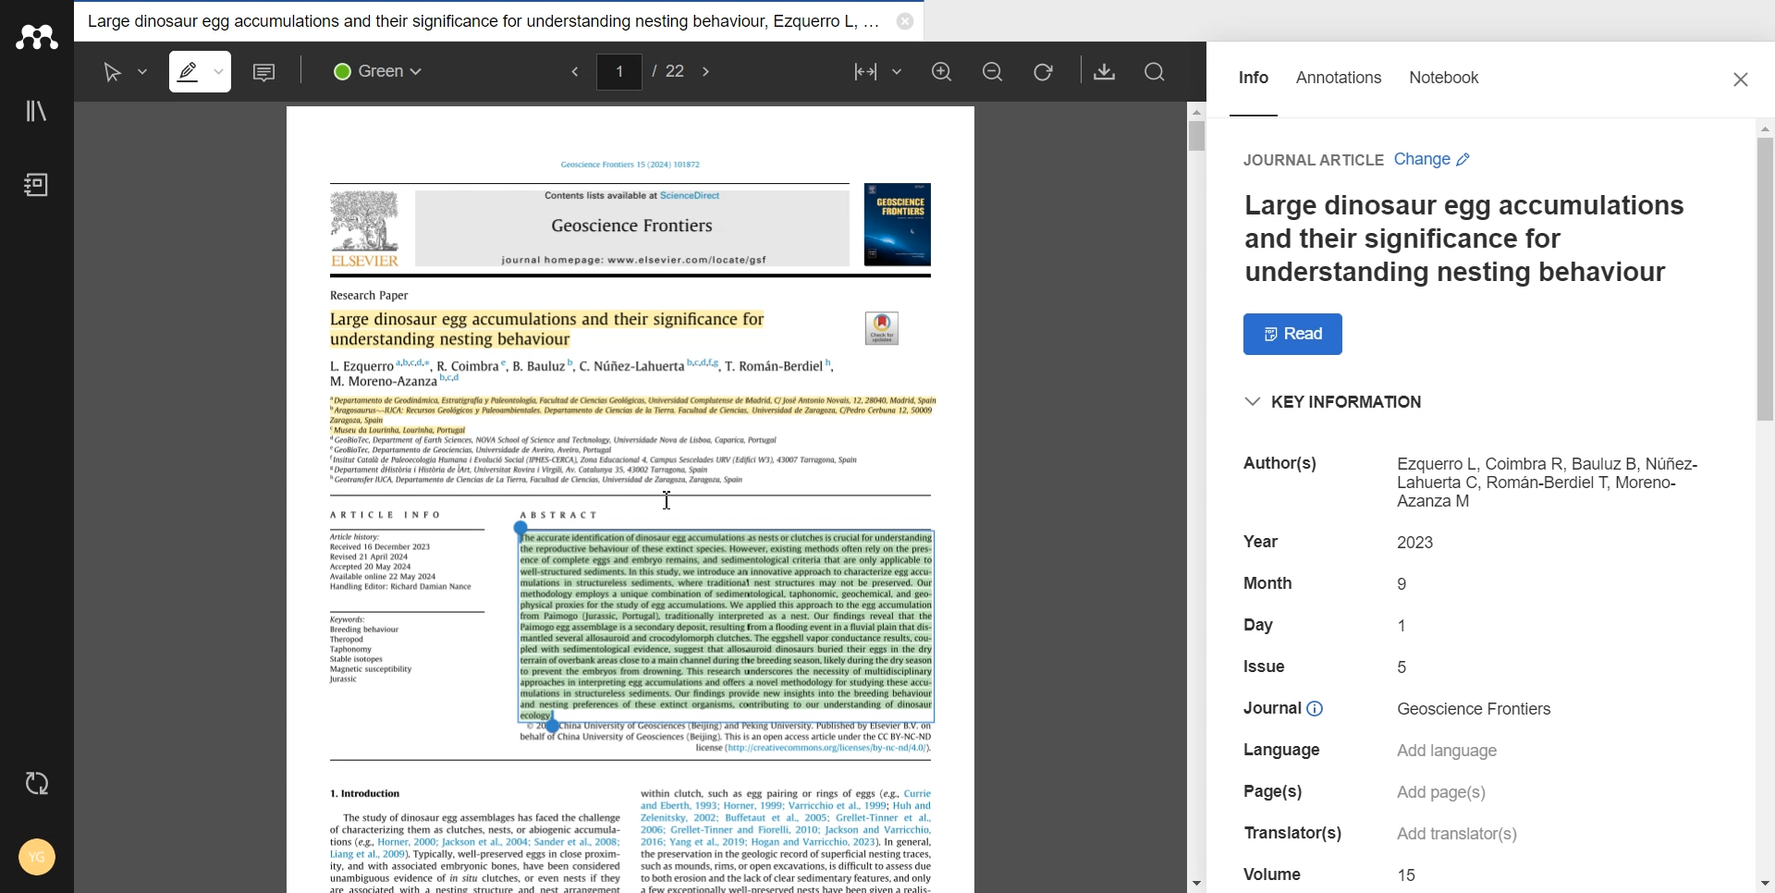 Image resolution: width=1775 pixels, height=893 pixels. Describe the element at coordinates (1479, 709) in the screenshot. I see `text` at that location.